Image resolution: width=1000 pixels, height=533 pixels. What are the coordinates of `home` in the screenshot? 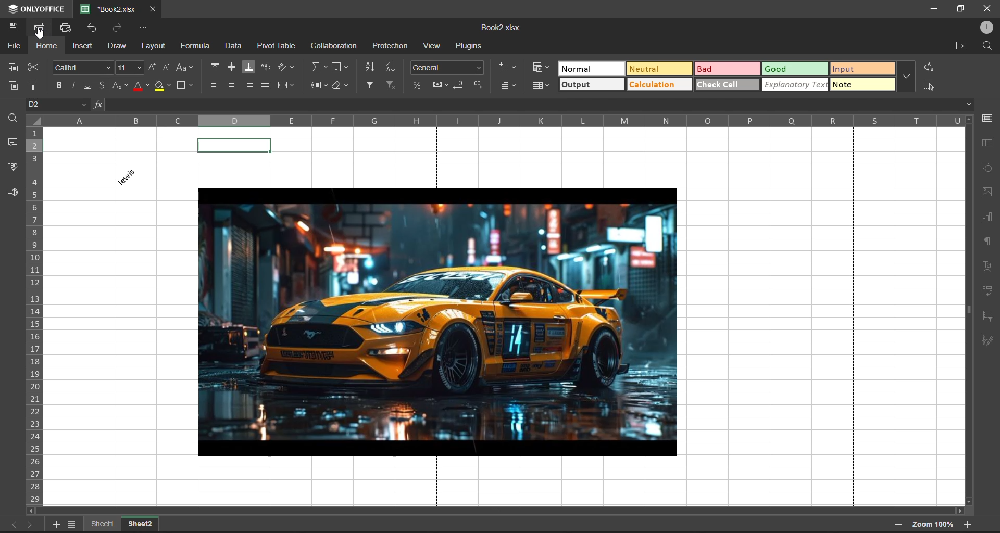 It's located at (47, 47).